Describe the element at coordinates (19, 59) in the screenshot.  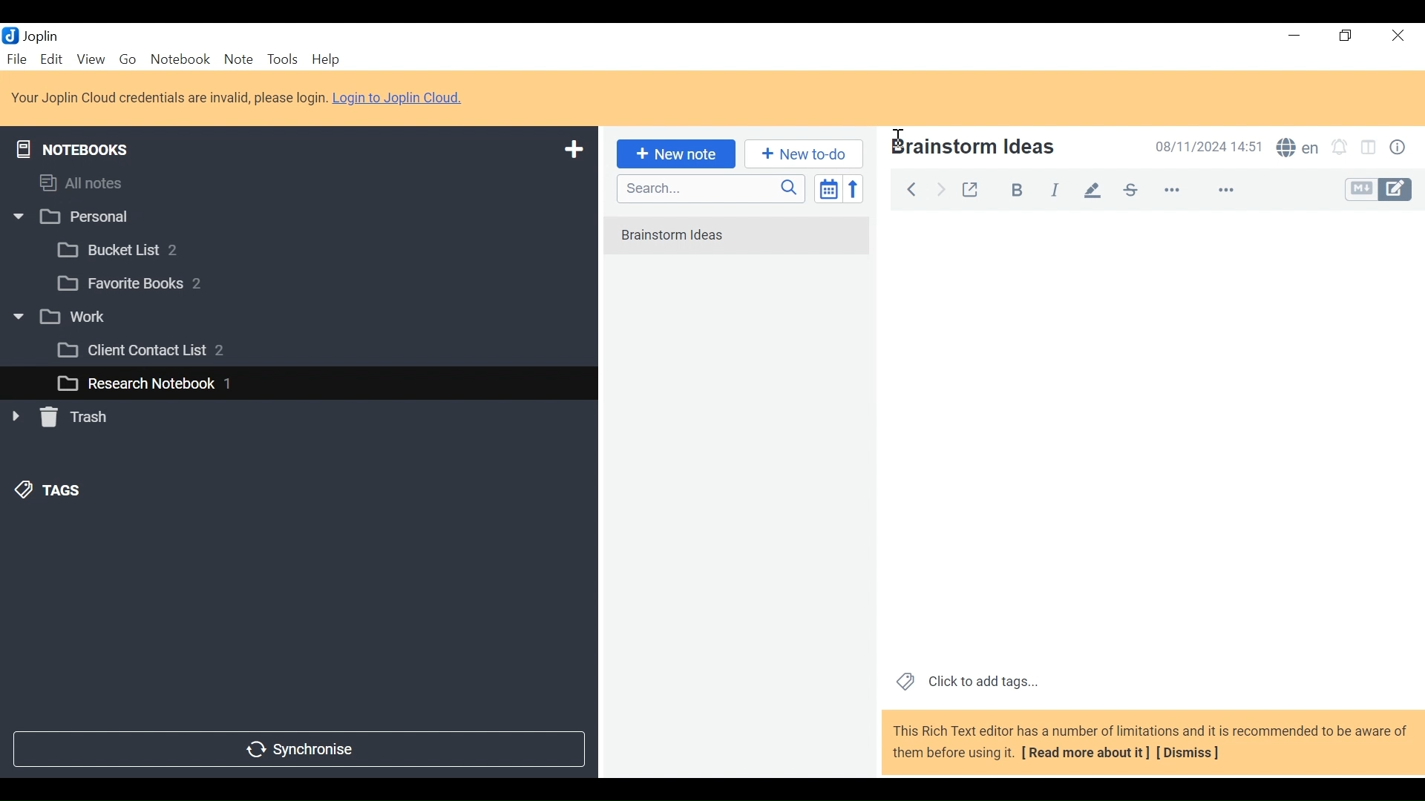
I see `File` at that location.